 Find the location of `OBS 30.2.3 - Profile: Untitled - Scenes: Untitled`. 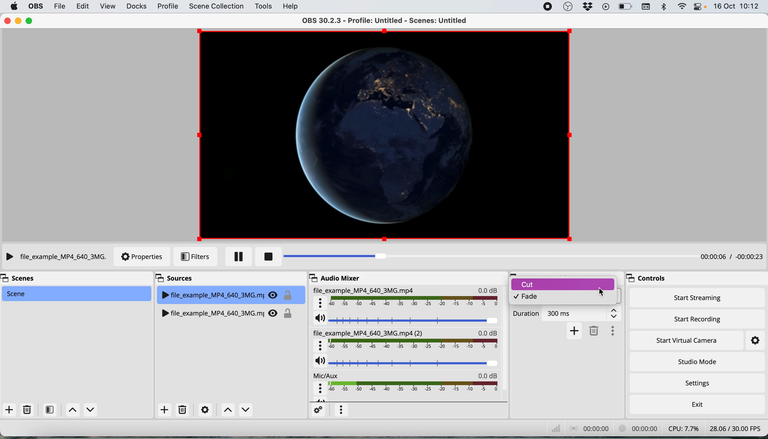

OBS 30.2.3 - Profile: Untitled - Scenes: Untitled is located at coordinates (377, 20).